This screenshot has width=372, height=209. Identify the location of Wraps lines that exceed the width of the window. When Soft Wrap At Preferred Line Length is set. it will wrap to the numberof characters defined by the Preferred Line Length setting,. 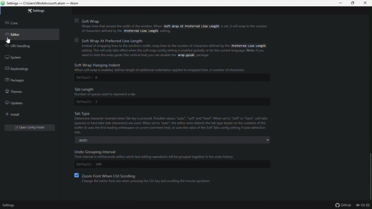
(183, 30).